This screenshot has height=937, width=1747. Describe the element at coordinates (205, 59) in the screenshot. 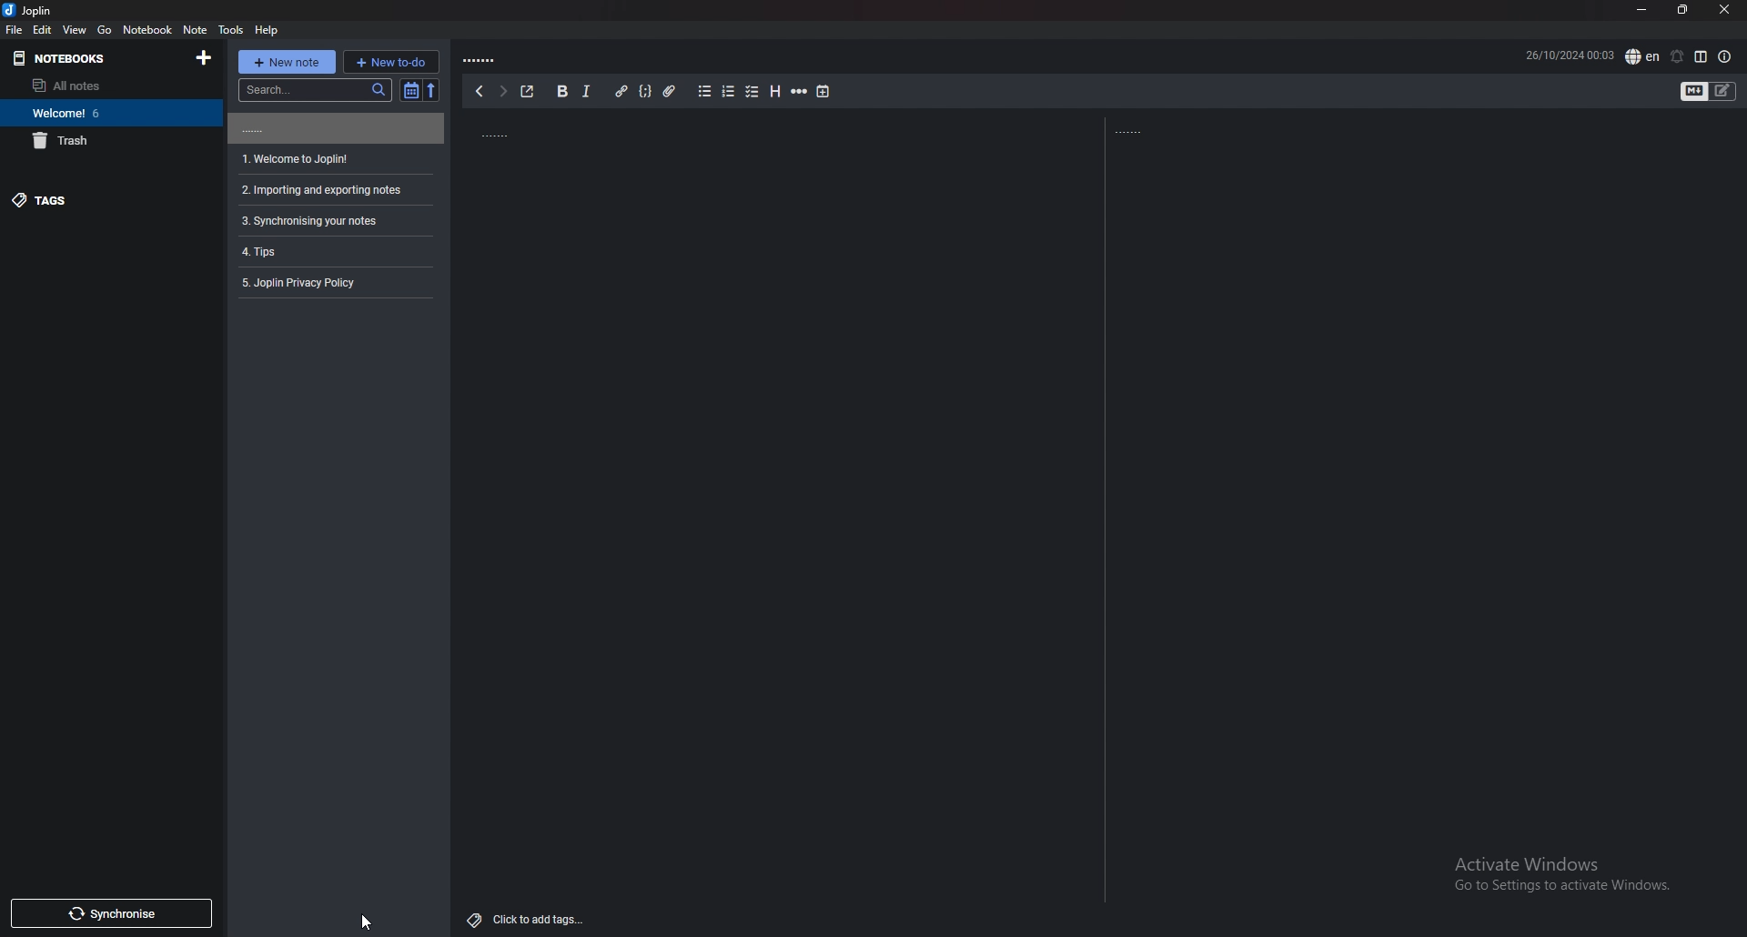

I see `add notebooks` at that location.